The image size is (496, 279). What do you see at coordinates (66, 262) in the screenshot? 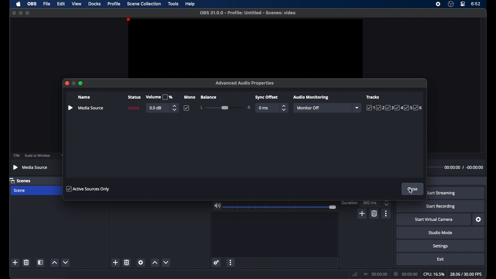
I see `decrement` at bounding box center [66, 262].